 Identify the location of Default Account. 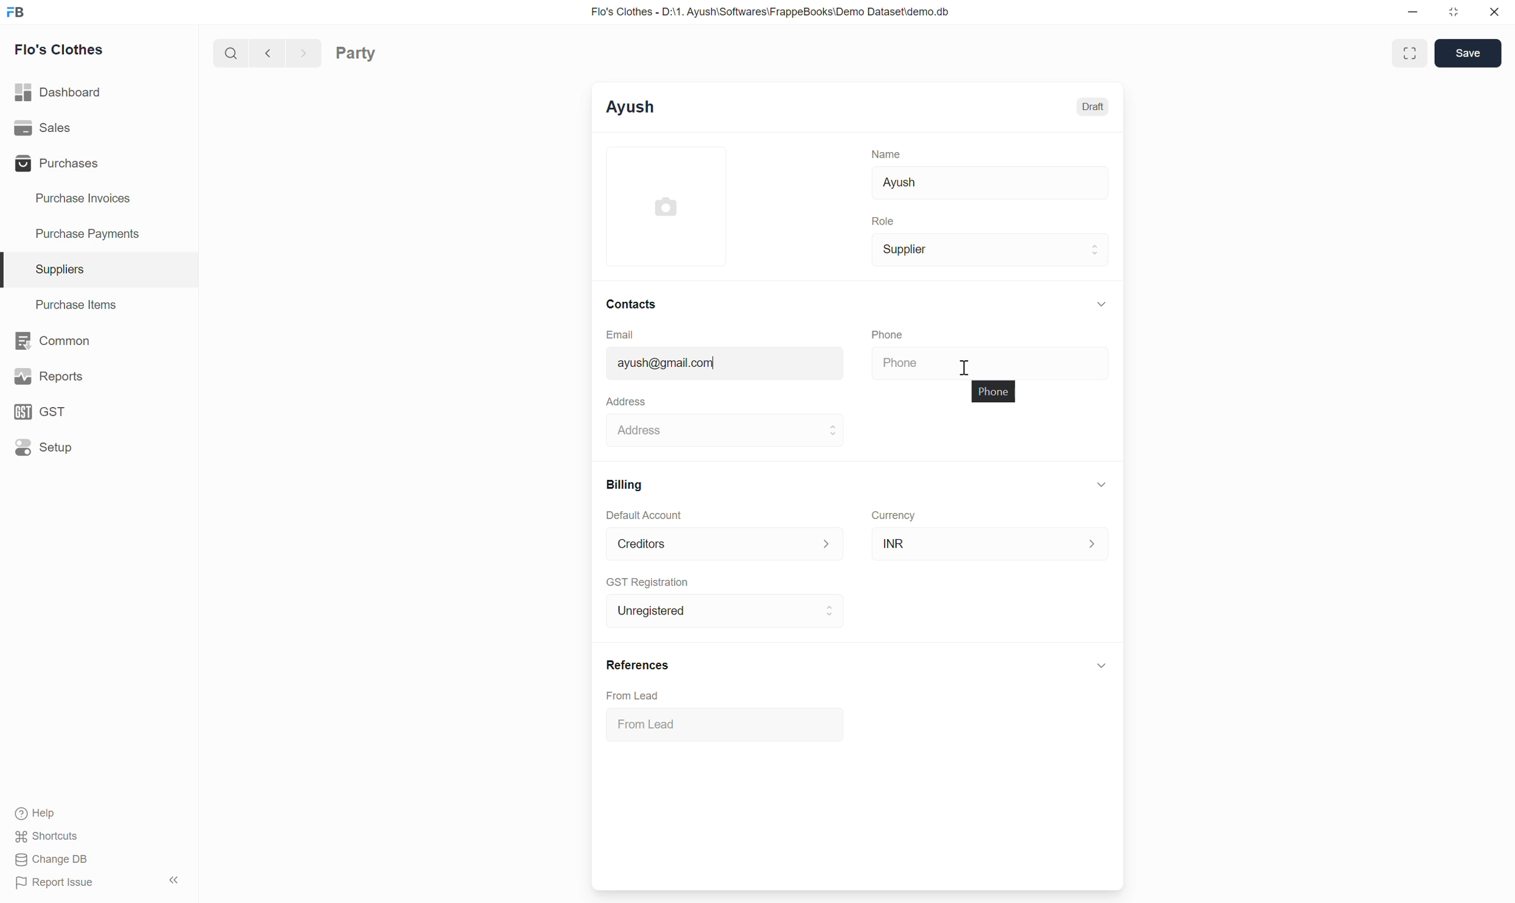
(726, 544).